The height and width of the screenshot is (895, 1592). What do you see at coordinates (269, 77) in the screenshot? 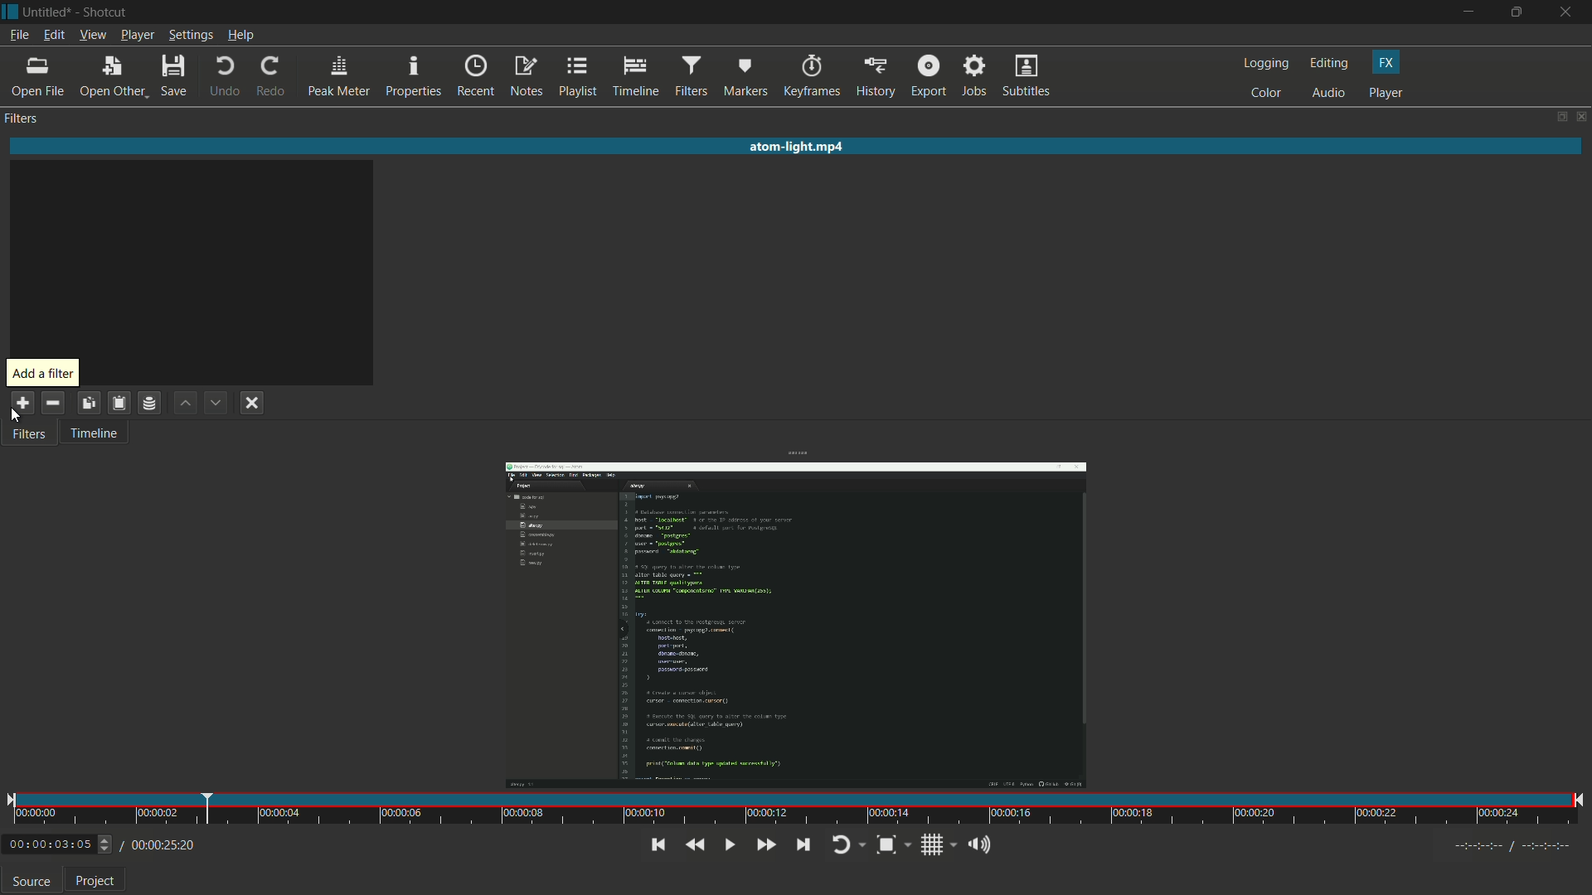
I see `redo` at bounding box center [269, 77].